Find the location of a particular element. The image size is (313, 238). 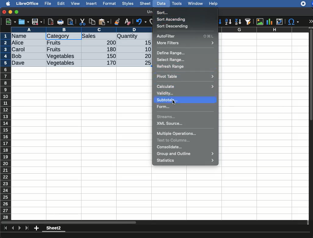

20 is located at coordinates (146, 56).